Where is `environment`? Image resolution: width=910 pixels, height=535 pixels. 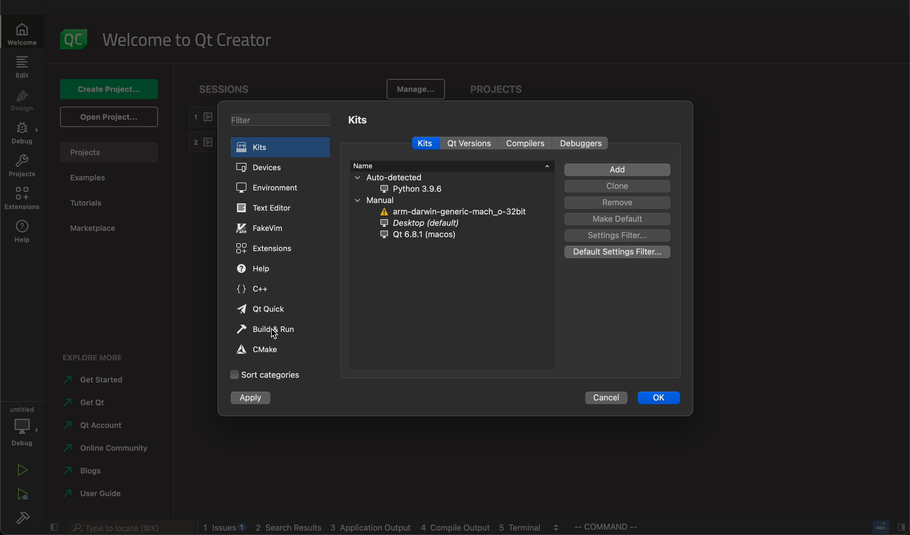
environment is located at coordinates (274, 187).